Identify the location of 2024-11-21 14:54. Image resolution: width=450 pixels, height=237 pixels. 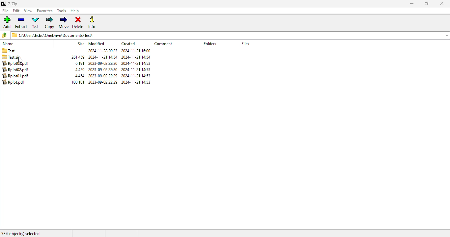
(137, 57).